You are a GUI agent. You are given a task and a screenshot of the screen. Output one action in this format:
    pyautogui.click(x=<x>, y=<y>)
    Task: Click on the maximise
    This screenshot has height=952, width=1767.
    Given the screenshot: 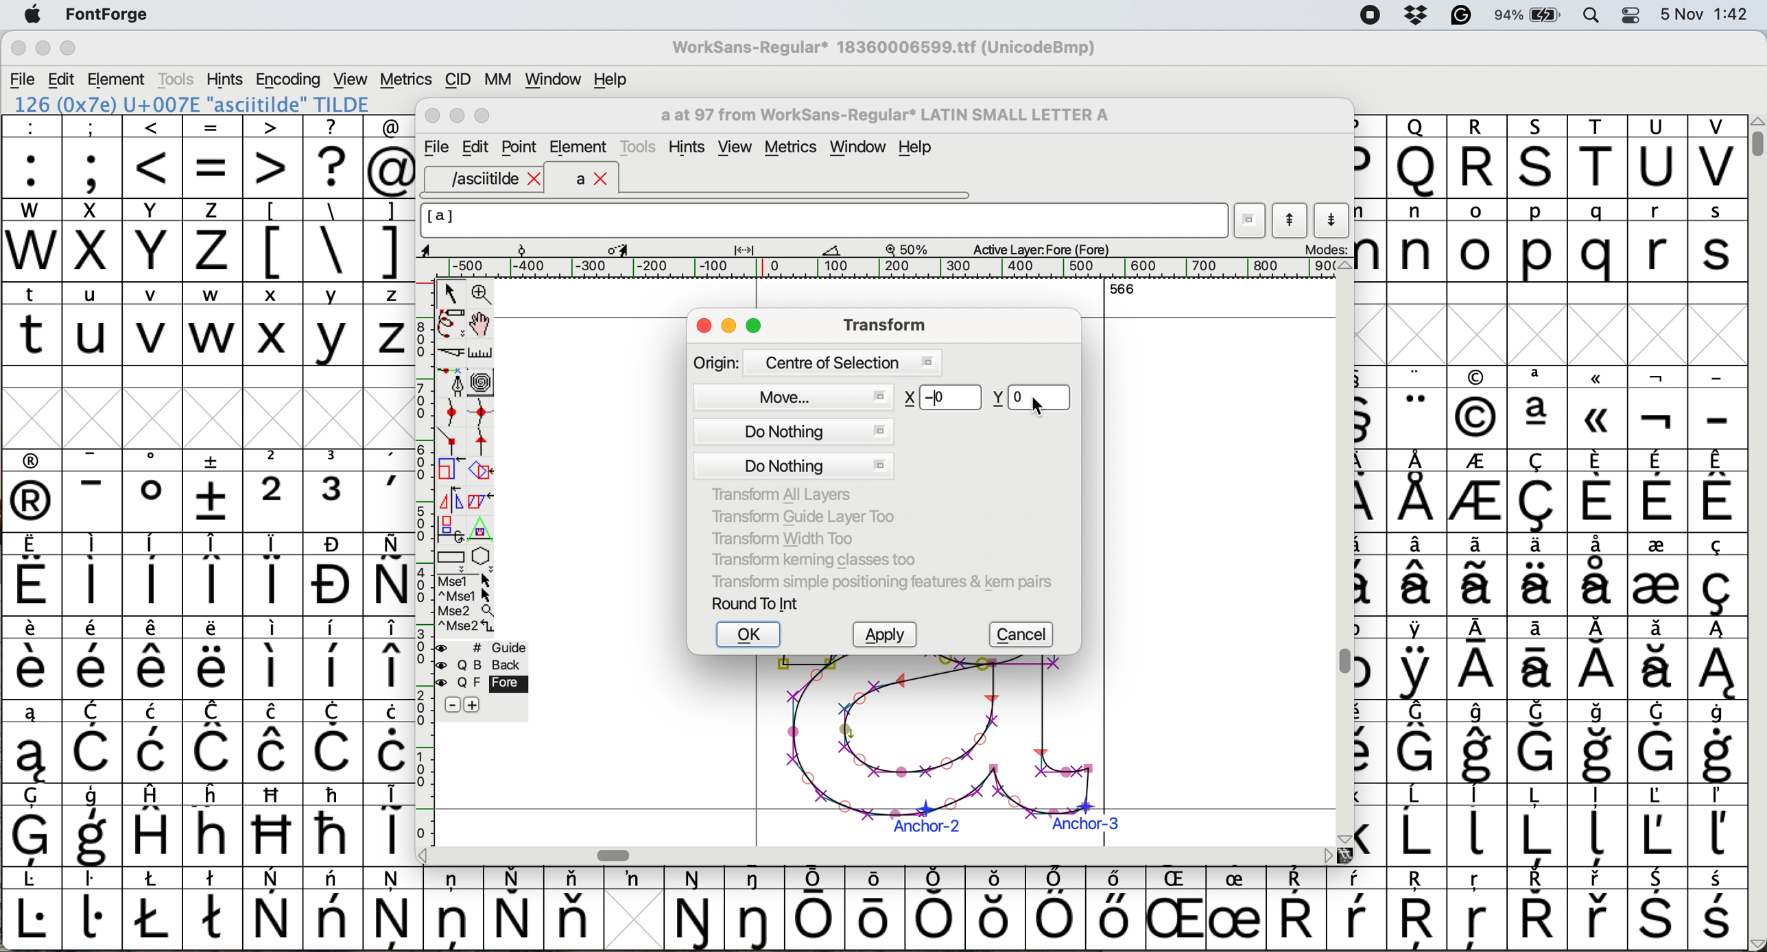 What is the action you would take?
    pyautogui.click(x=756, y=328)
    